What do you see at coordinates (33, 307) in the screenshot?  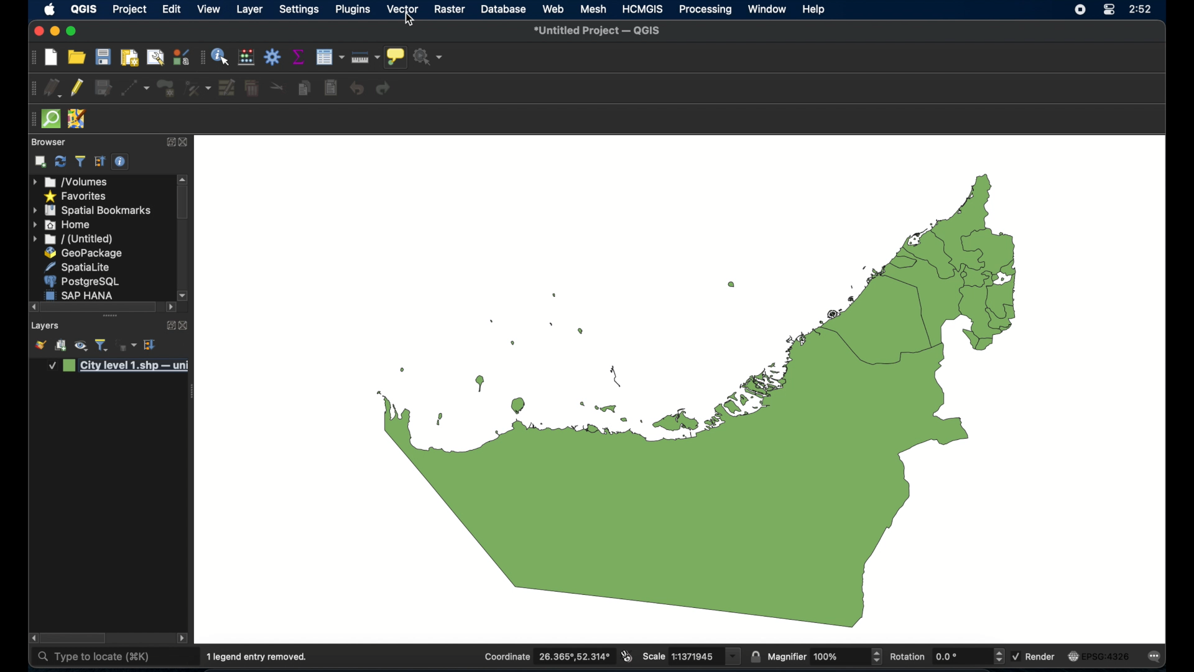 I see `scroll right arrow` at bounding box center [33, 307].